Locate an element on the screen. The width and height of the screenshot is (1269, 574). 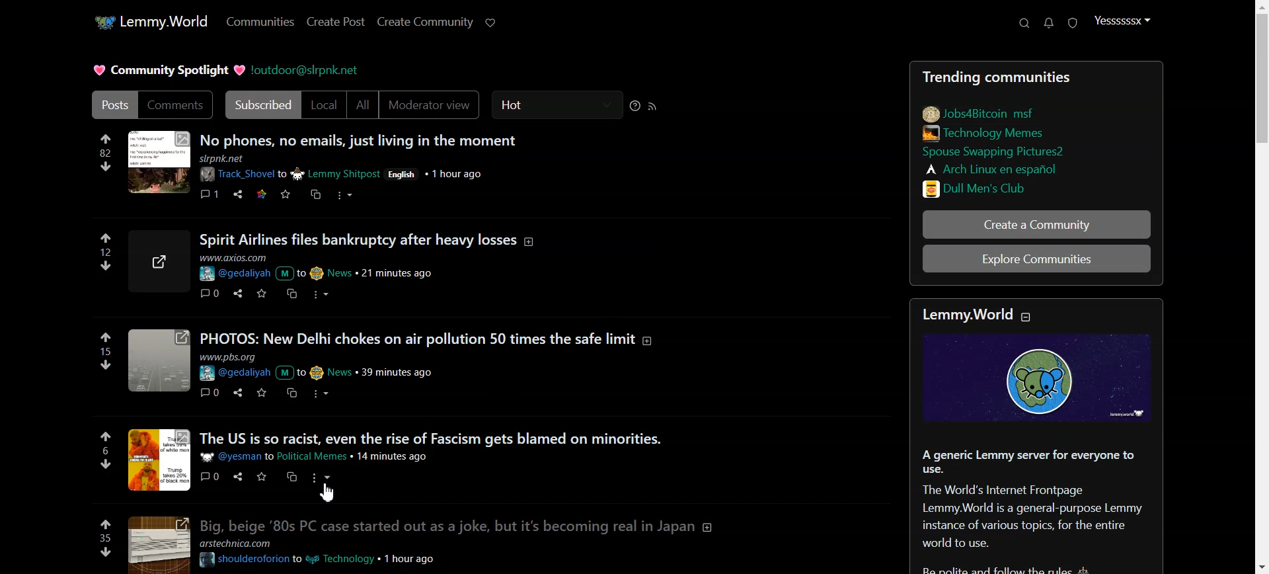
more is located at coordinates (346, 197).